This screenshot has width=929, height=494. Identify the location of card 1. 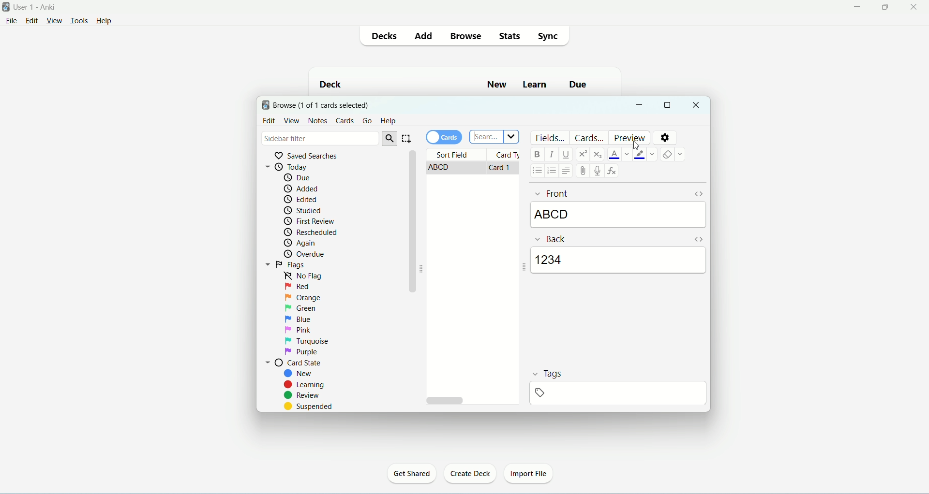
(502, 168).